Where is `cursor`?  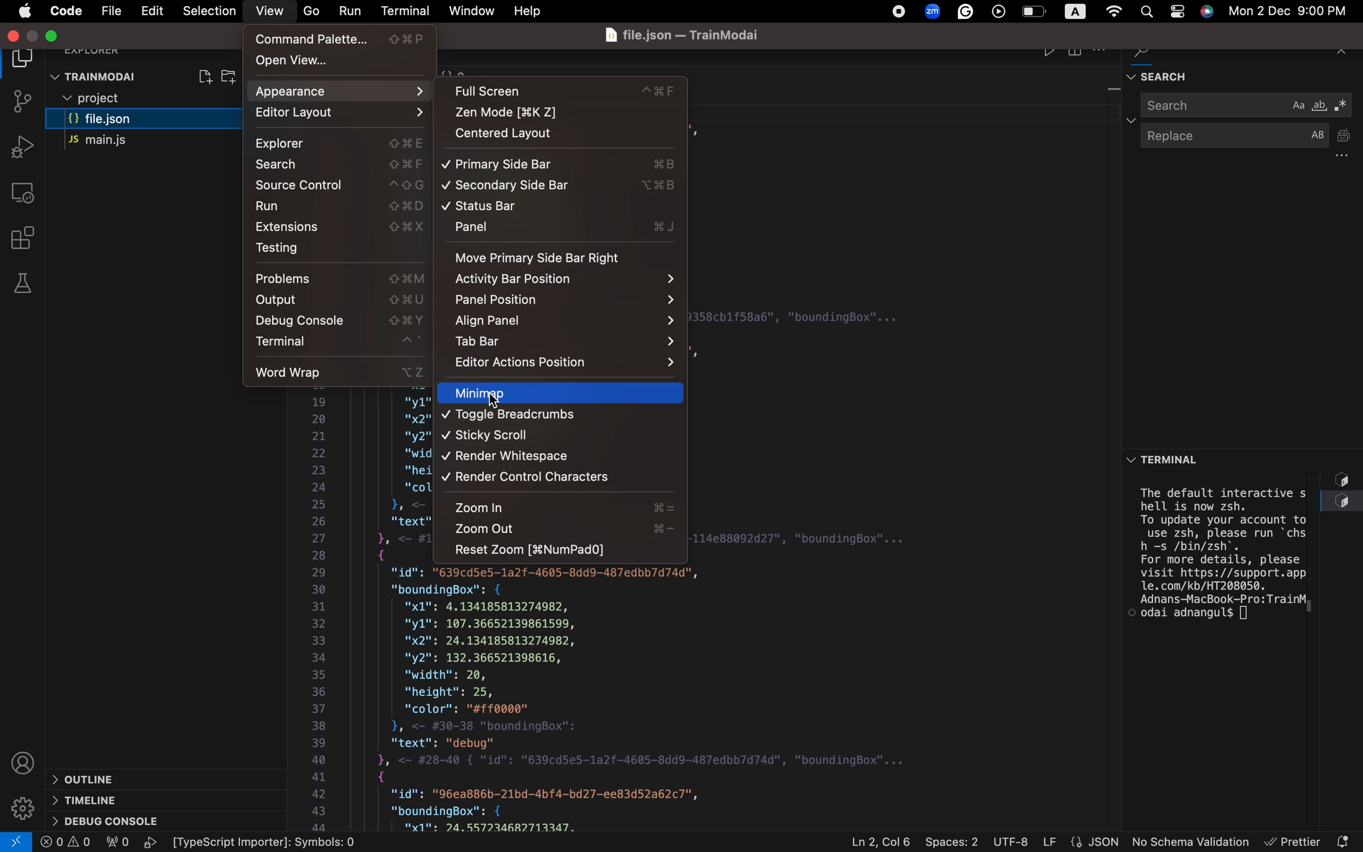
cursor is located at coordinates (493, 396).